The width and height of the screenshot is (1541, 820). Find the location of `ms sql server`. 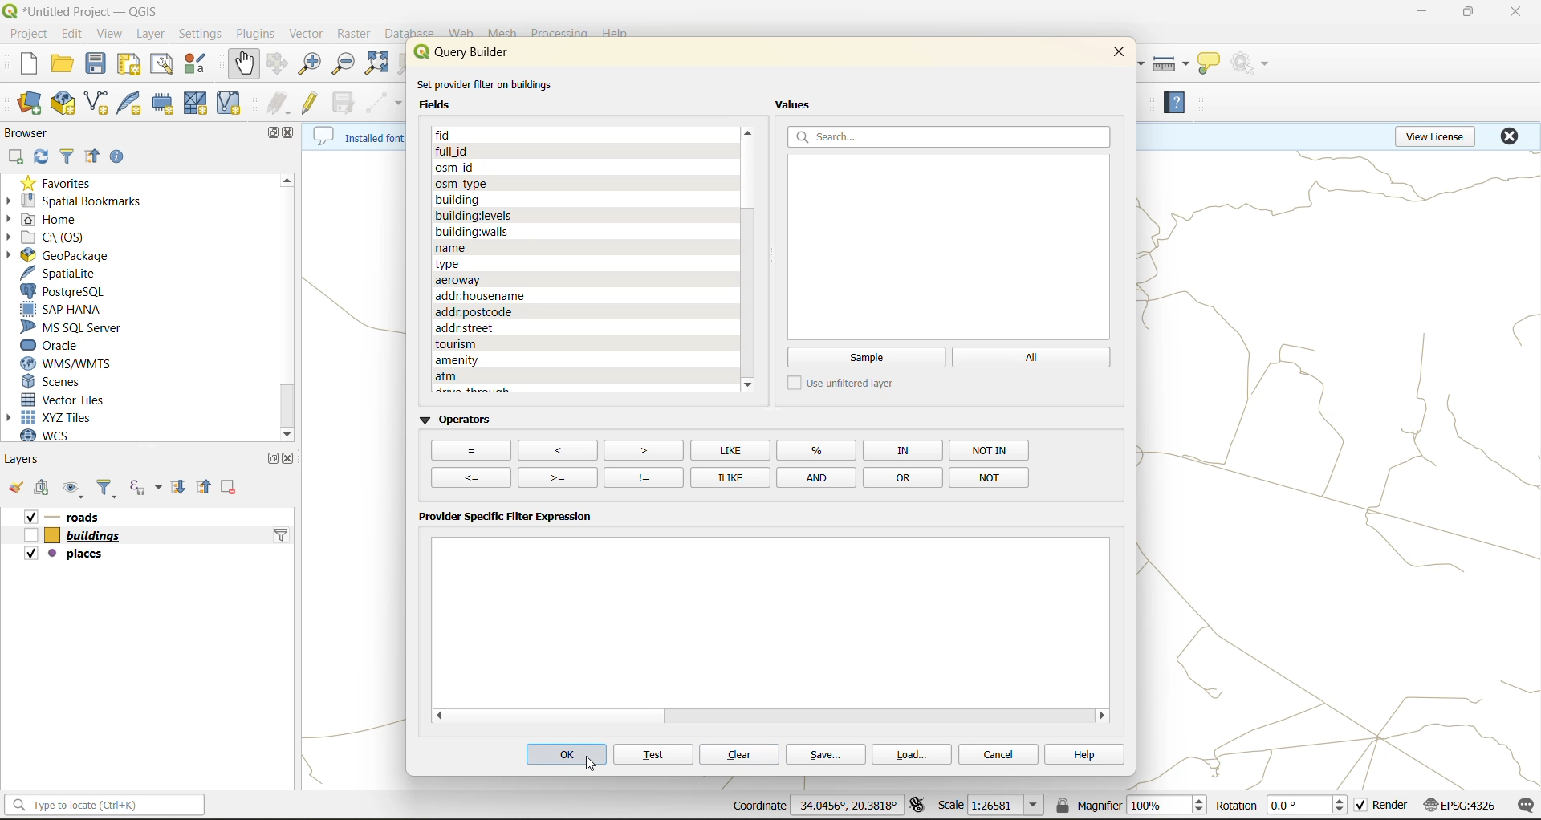

ms sql server is located at coordinates (75, 327).